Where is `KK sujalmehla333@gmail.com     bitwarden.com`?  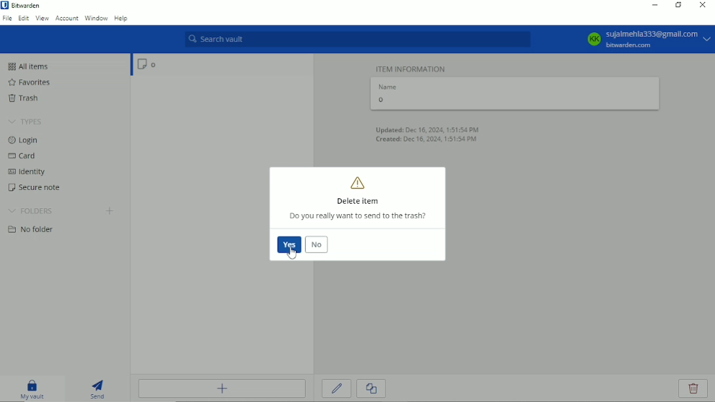 KK sujalmehla333@gmail.com     bitwarden.com is located at coordinates (648, 39).